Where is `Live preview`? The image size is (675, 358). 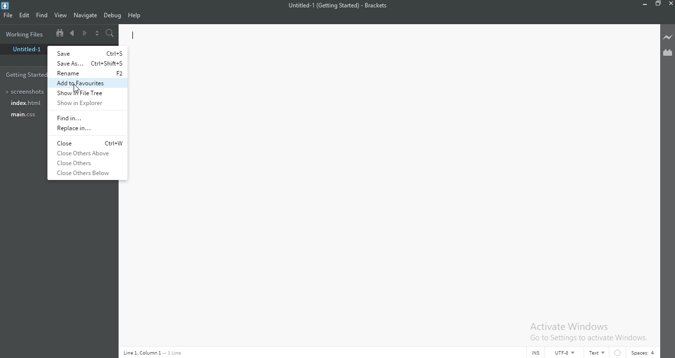 Live preview is located at coordinates (668, 38).